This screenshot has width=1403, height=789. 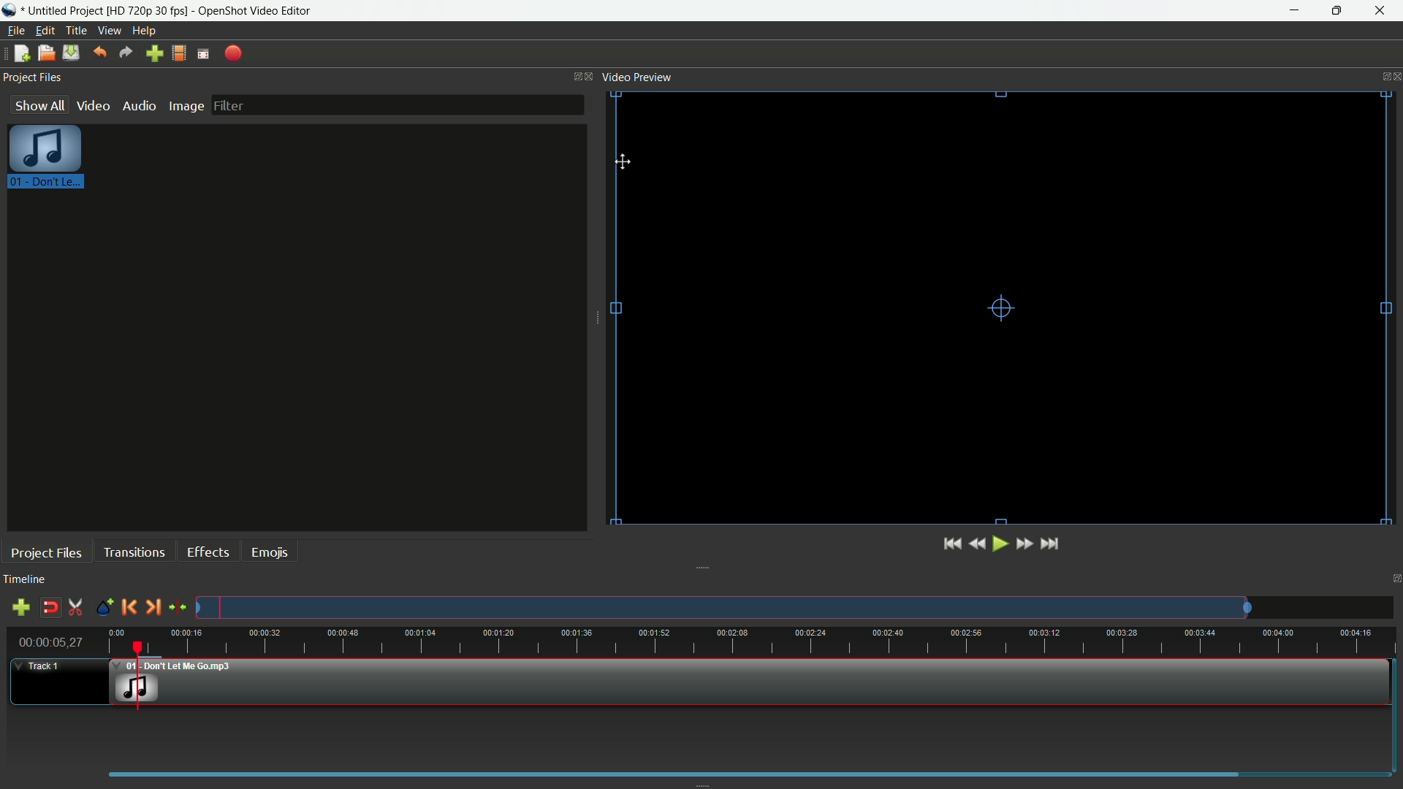 What do you see at coordinates (180, 54) in the screenshot?
I see `profile` at bounding box center [180, 54].